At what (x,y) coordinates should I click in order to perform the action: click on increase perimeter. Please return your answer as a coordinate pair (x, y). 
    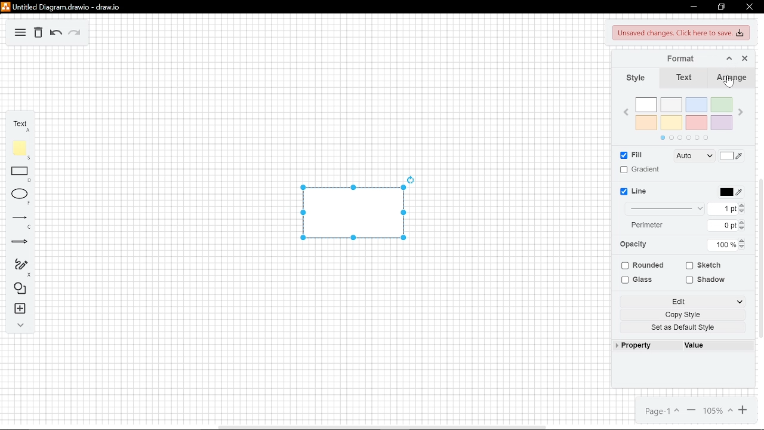
    Looking at the image, I should click on (743, 222).